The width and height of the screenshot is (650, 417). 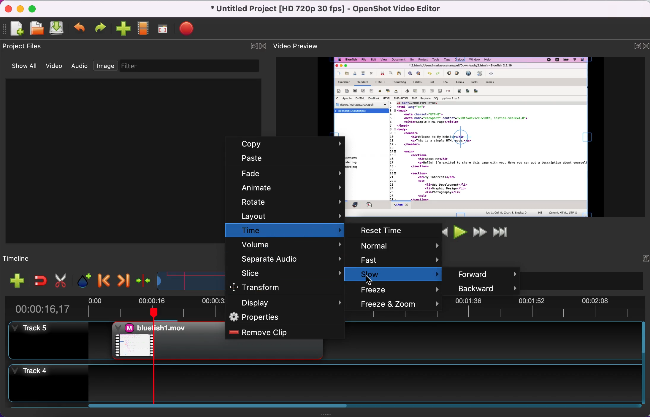 What do you see at coordinates (251, 46) in the screenshot?
I see `expand/hide` at bounding box center [251, 46].